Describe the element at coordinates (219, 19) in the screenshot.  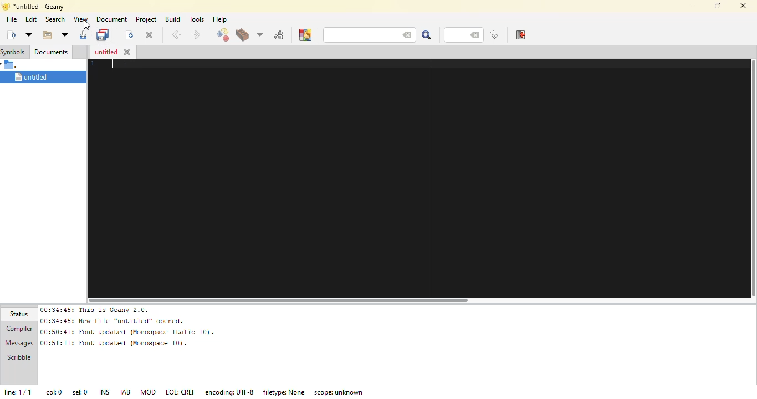
I see `help` at that location.